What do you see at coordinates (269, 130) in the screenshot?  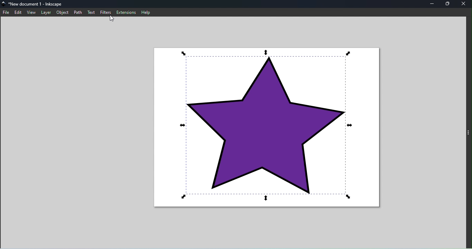 I see `Canvas` at bounding box center [269, 130].